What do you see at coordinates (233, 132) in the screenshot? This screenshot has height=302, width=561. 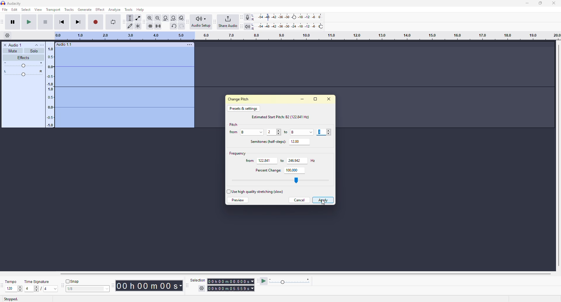 I see `from` at bounding box center [233, 132].